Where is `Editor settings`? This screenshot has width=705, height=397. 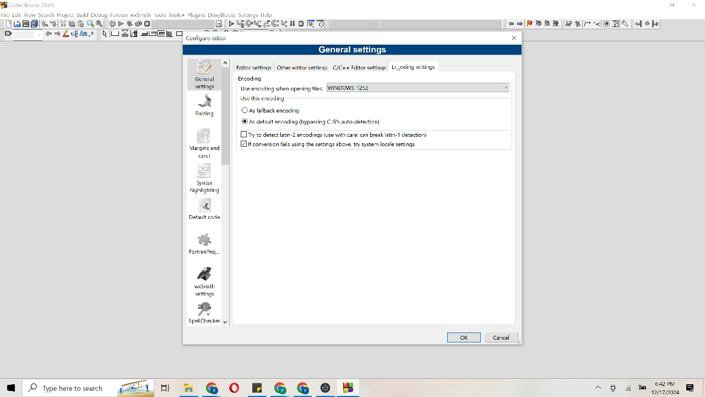
Editor settings is located at coordinates (254, 67).